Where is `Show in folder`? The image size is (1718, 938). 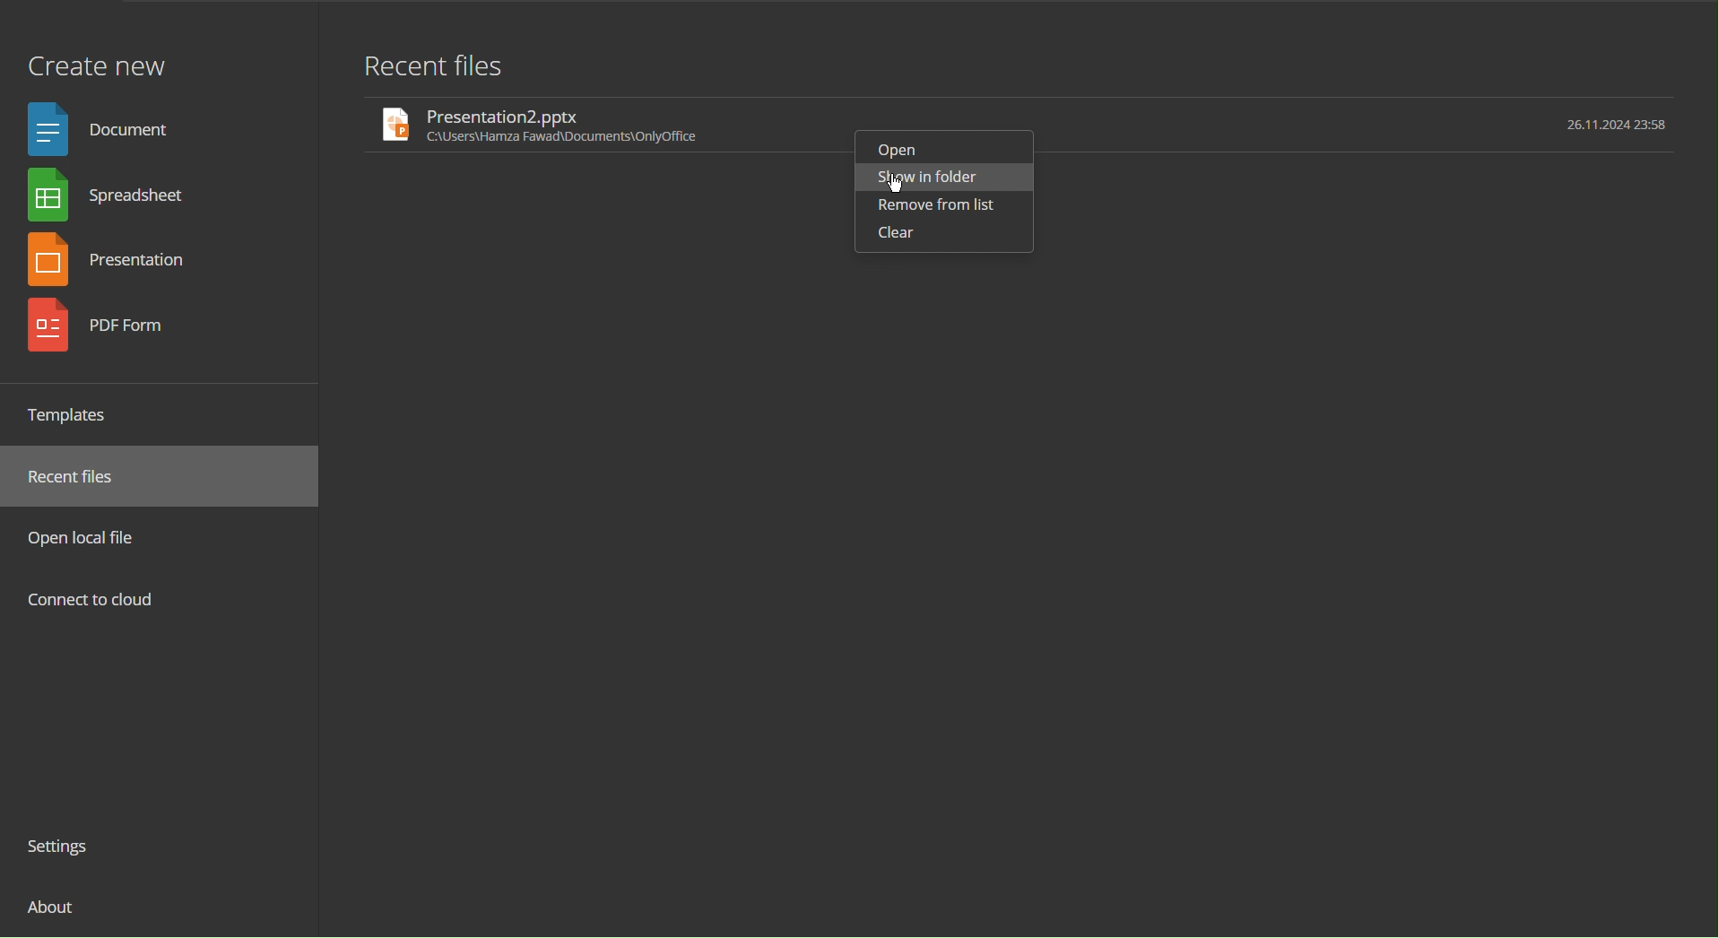
Show in folder is located at coordinates (927, 178).